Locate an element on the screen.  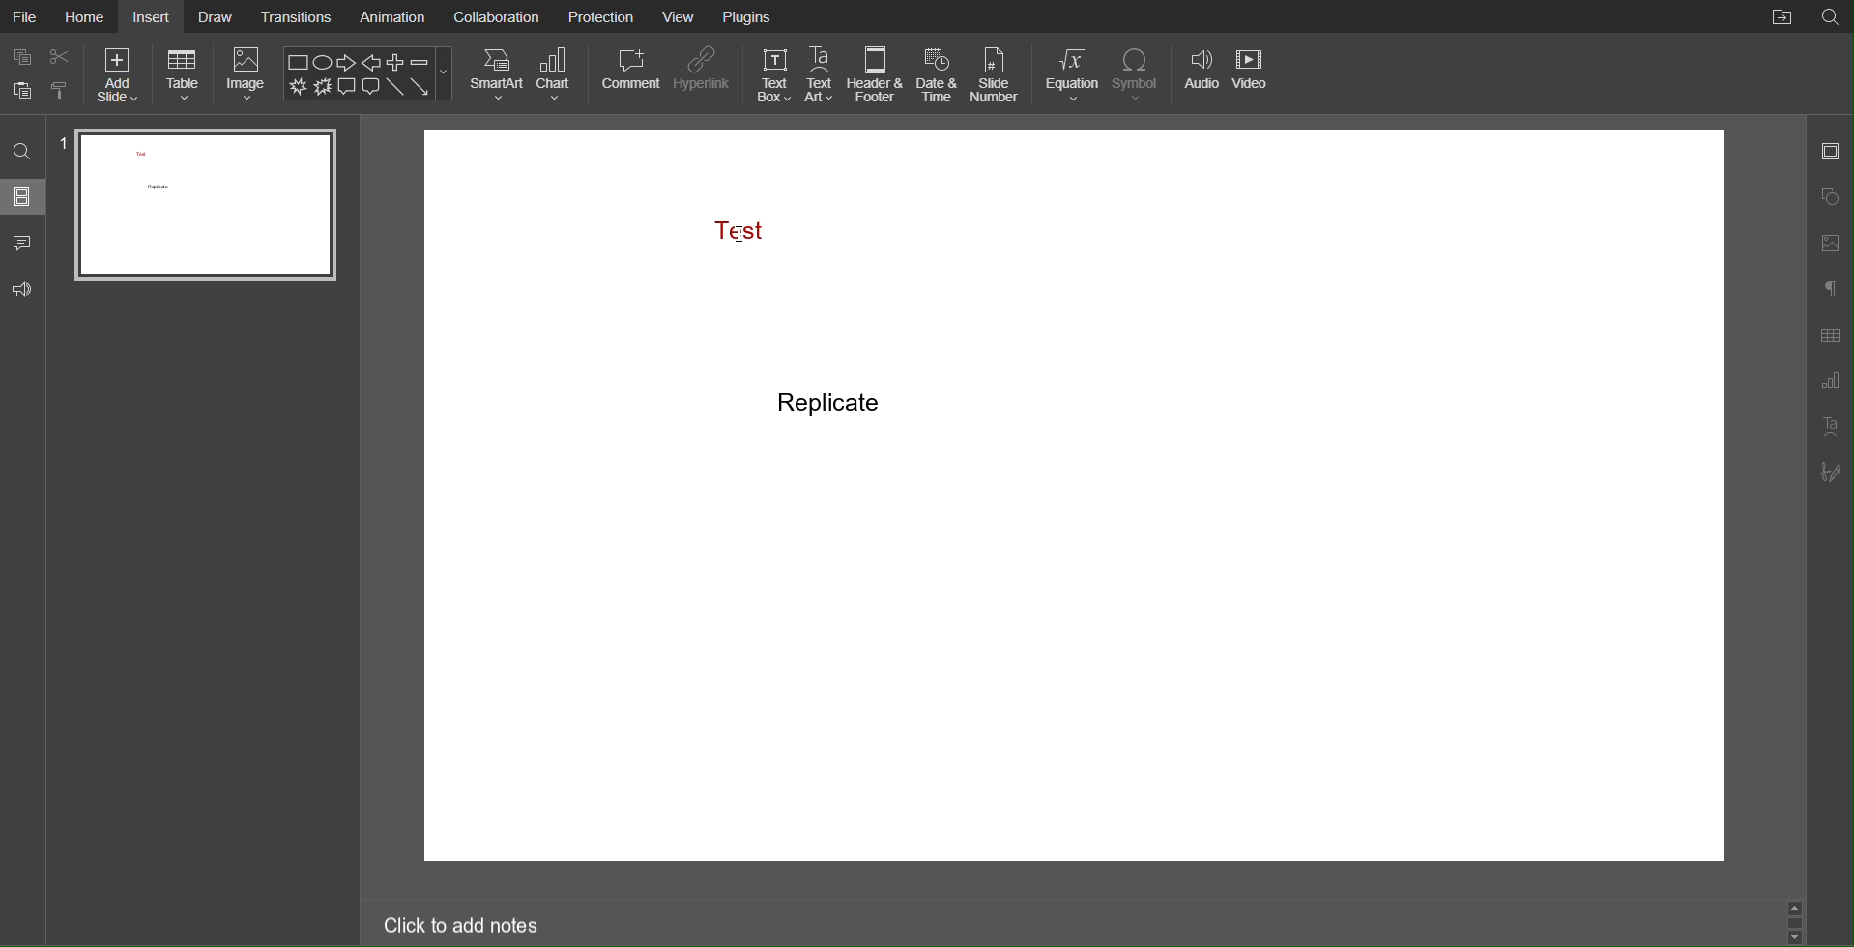
File Location is located at coordinates (1780, 18).